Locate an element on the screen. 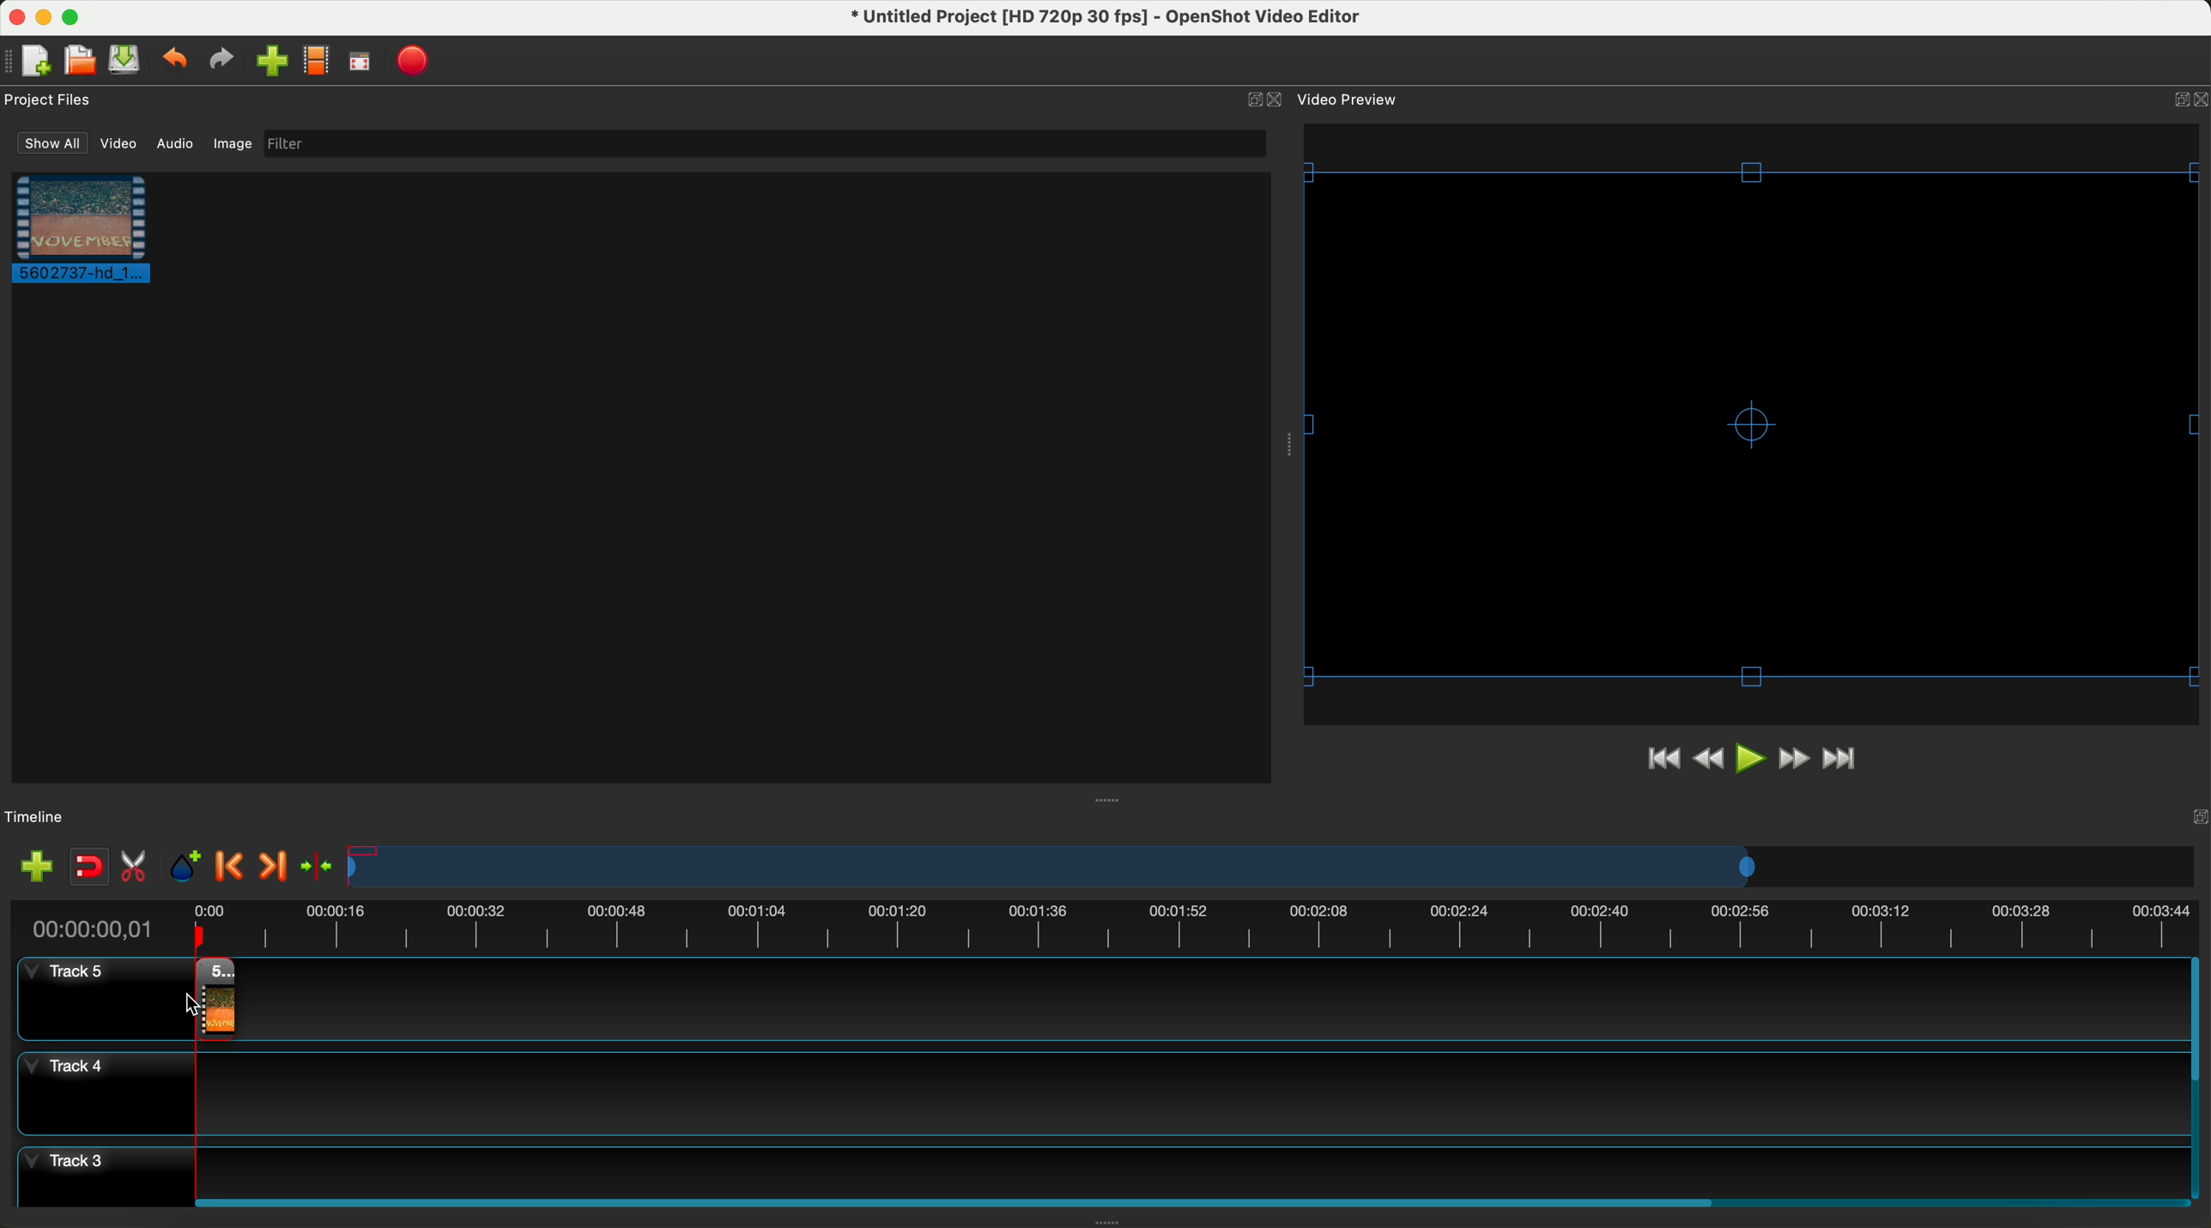  rewind is located at coordinates (1705, 762).